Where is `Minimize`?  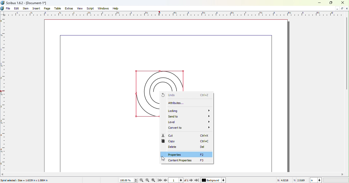
Minimize is located at coordinates (337, 9).